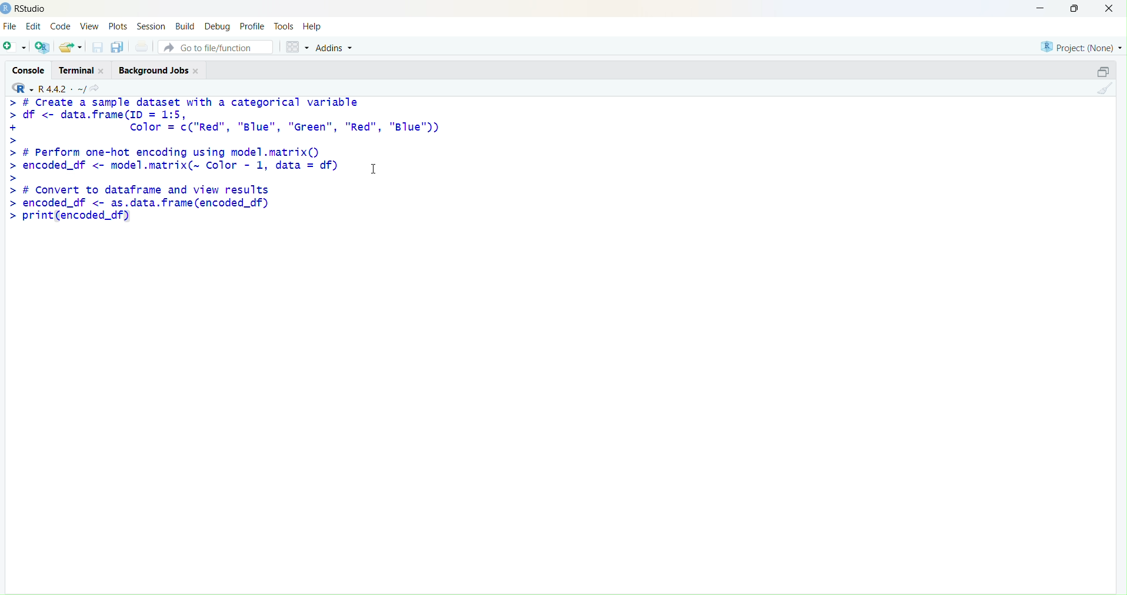  I want to click on terminal, so click(76, 71).